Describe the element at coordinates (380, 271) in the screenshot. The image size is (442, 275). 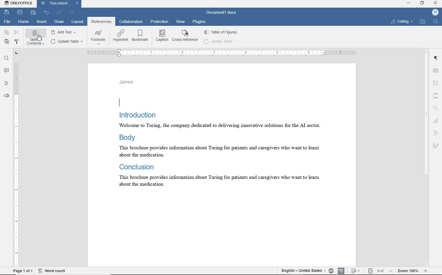
I see `fit to width` at that location.